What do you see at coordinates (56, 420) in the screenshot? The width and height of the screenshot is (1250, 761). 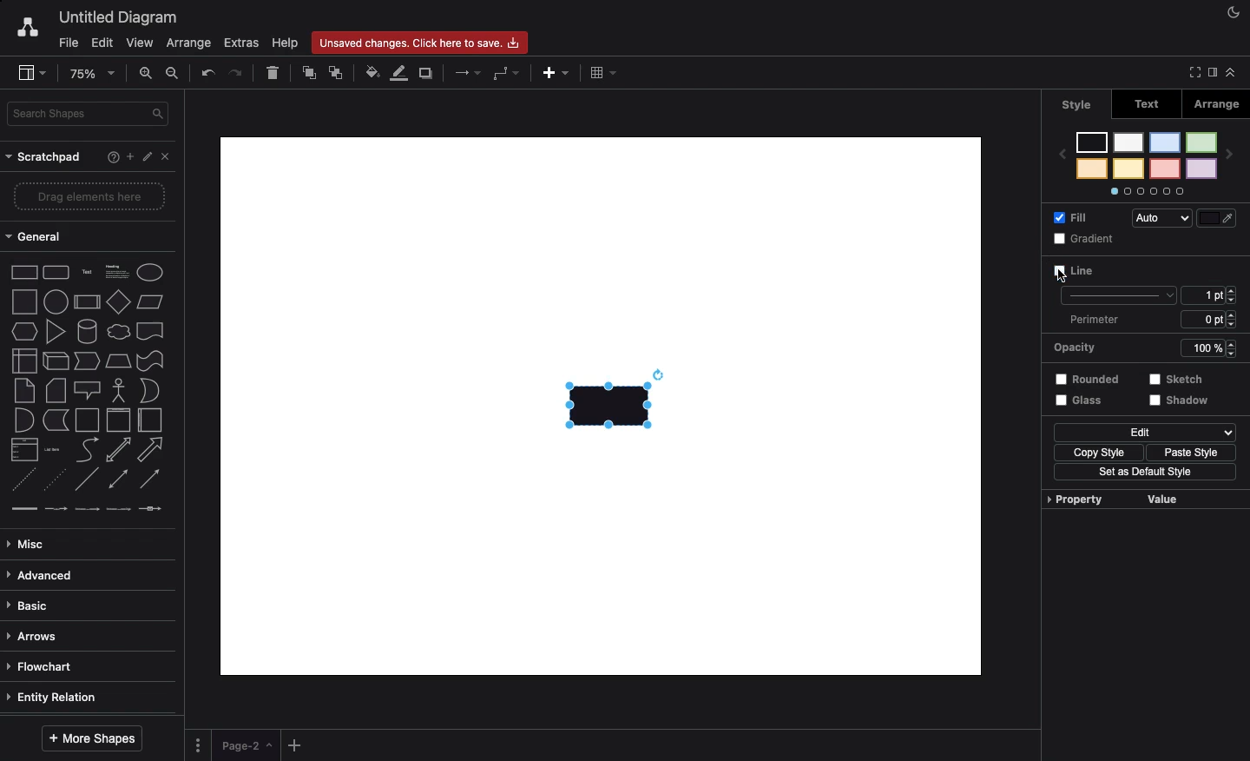 I see `data storage` at bounding box center [56, 420].